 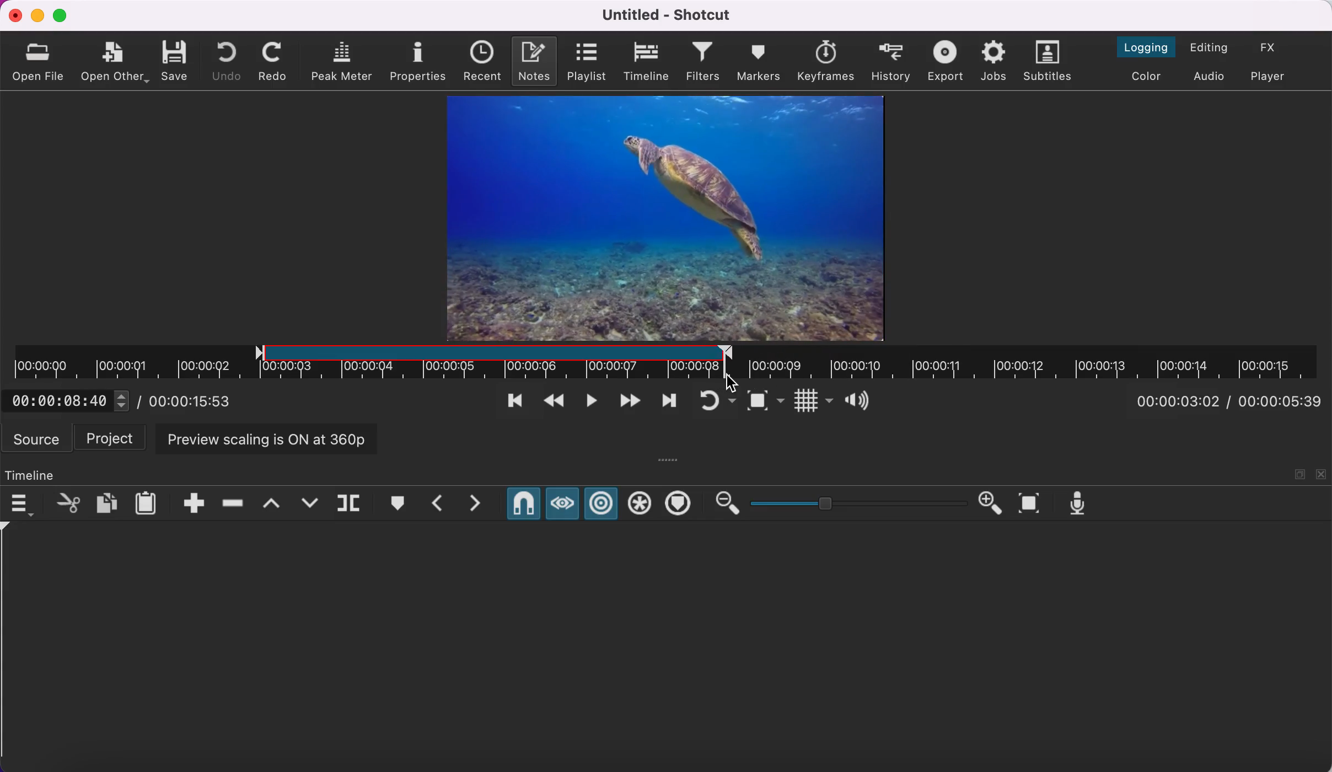 What do you see at coordinates (857, 503) in the screenshot?
I see `zoom graduation` at bounding box center [857, 503].